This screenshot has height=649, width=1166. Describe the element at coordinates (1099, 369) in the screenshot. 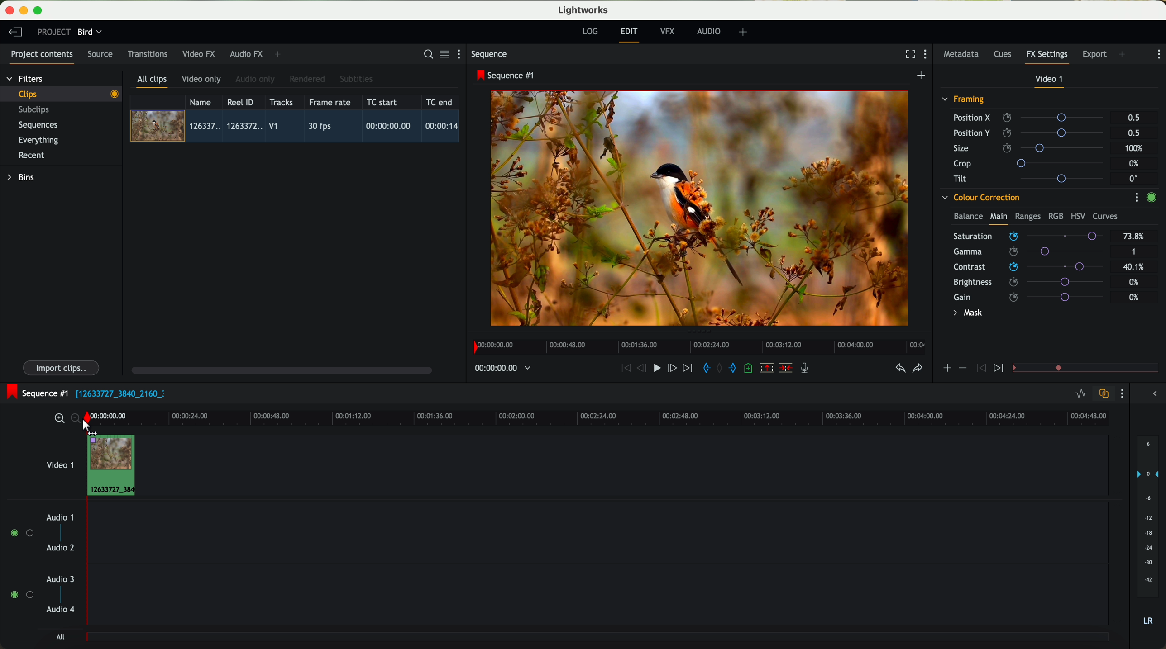

I see `transition` at that location.